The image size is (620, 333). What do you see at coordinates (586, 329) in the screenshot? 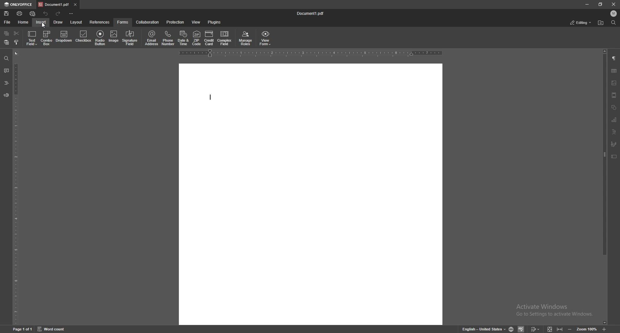
I see `zoom` at bounding box center [586, 329].